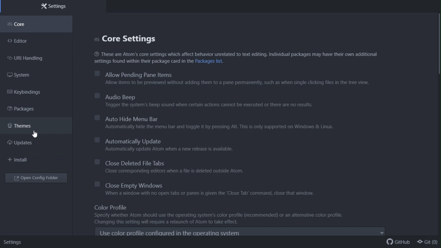 The image size is (441, 248). I want to click on Key binding, so click(26, 93).